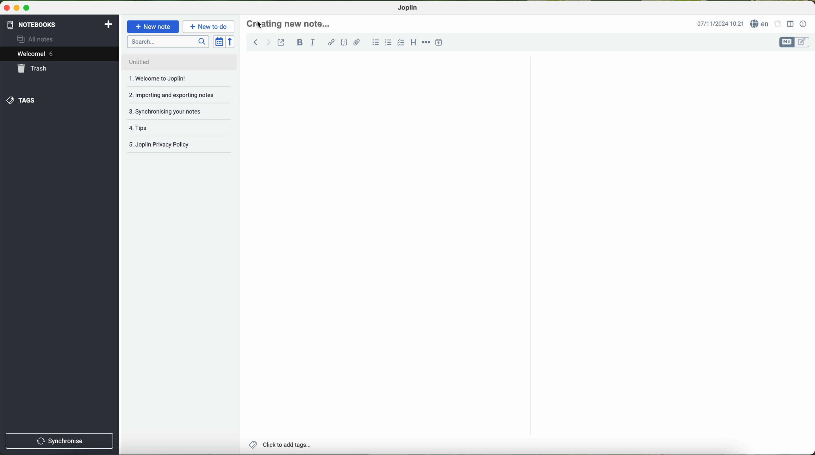 The width and height of the screenshot is (815, 455). Describe the element at coordinates (345, 42) in the screenshot. I see `code` at that location.